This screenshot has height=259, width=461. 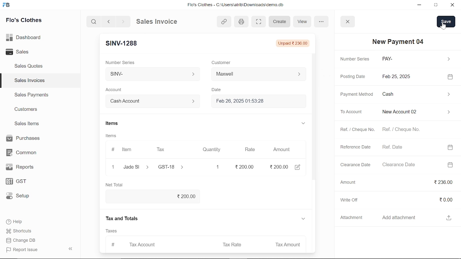 I want to click on close, so click(x=452, y=5).